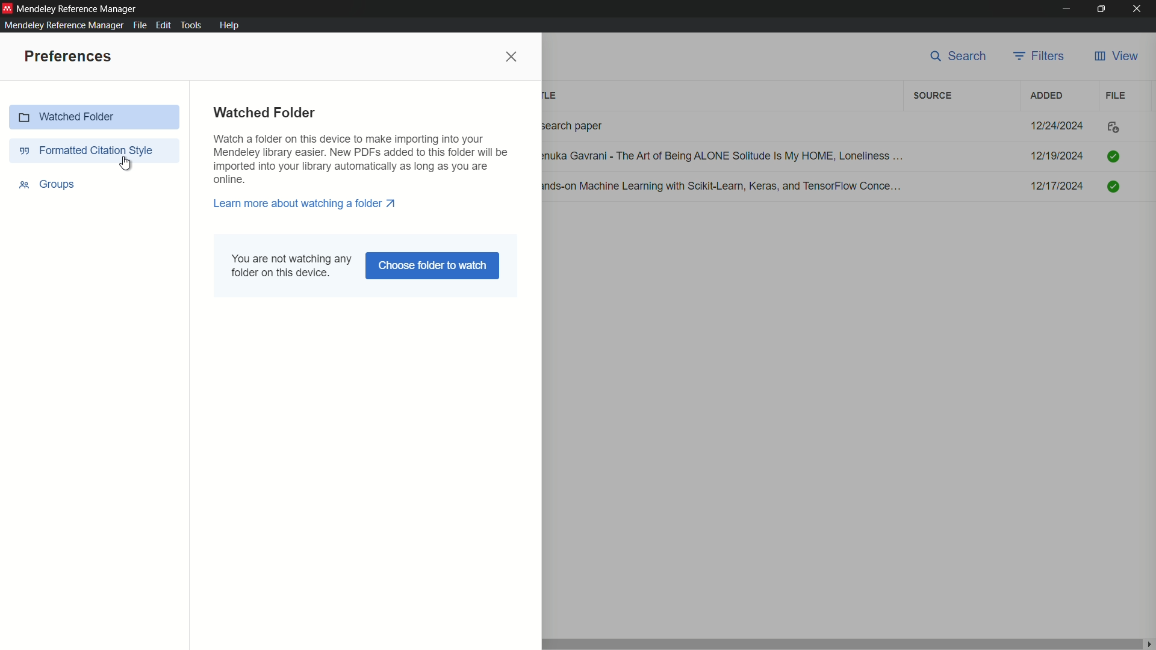 The width and height of the screenshot is (1156, 650). I want to click on text, so click(362, 159).